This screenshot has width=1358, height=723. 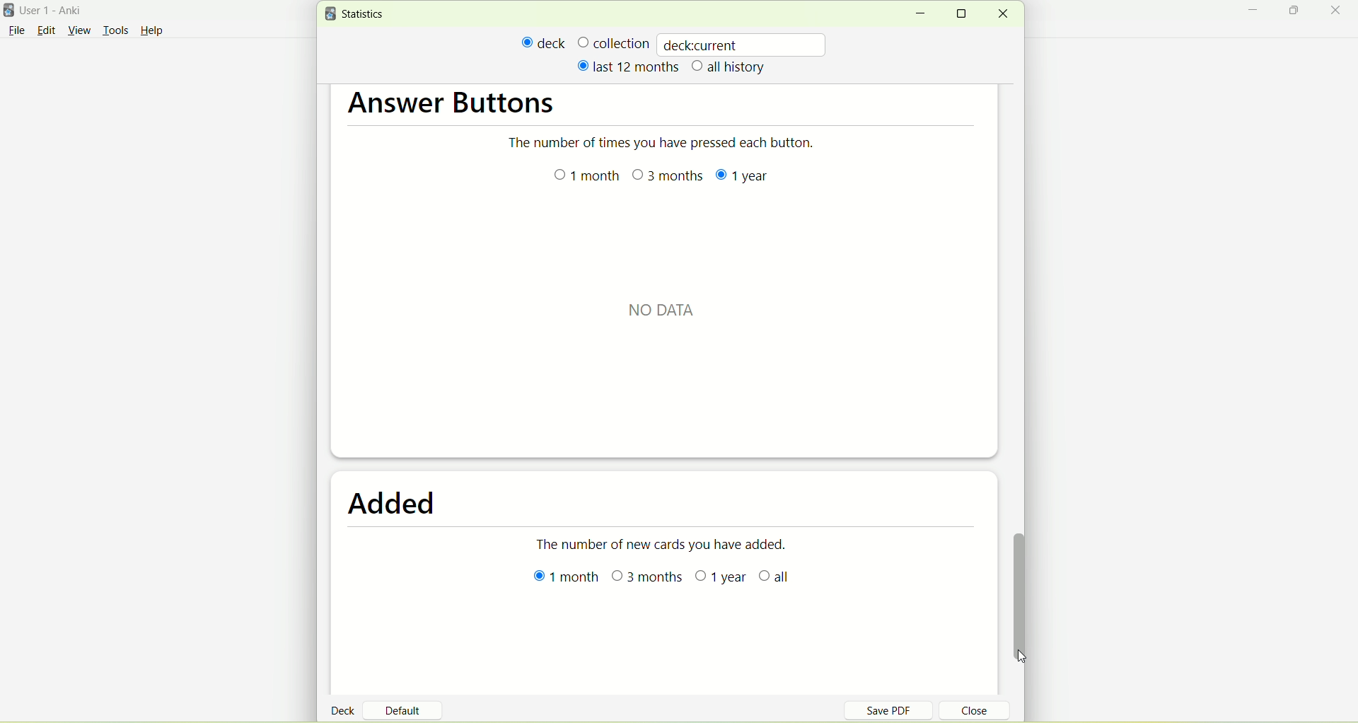 What do you see at coordinates (1257, 12) in the screenshot?
I see `minimize` at bounding box center [1257, 12].